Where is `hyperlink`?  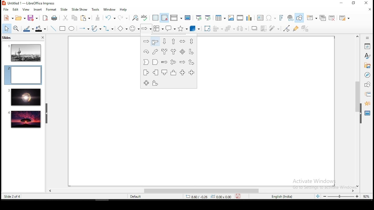
hyperlink is located at coordinates (290, 18).